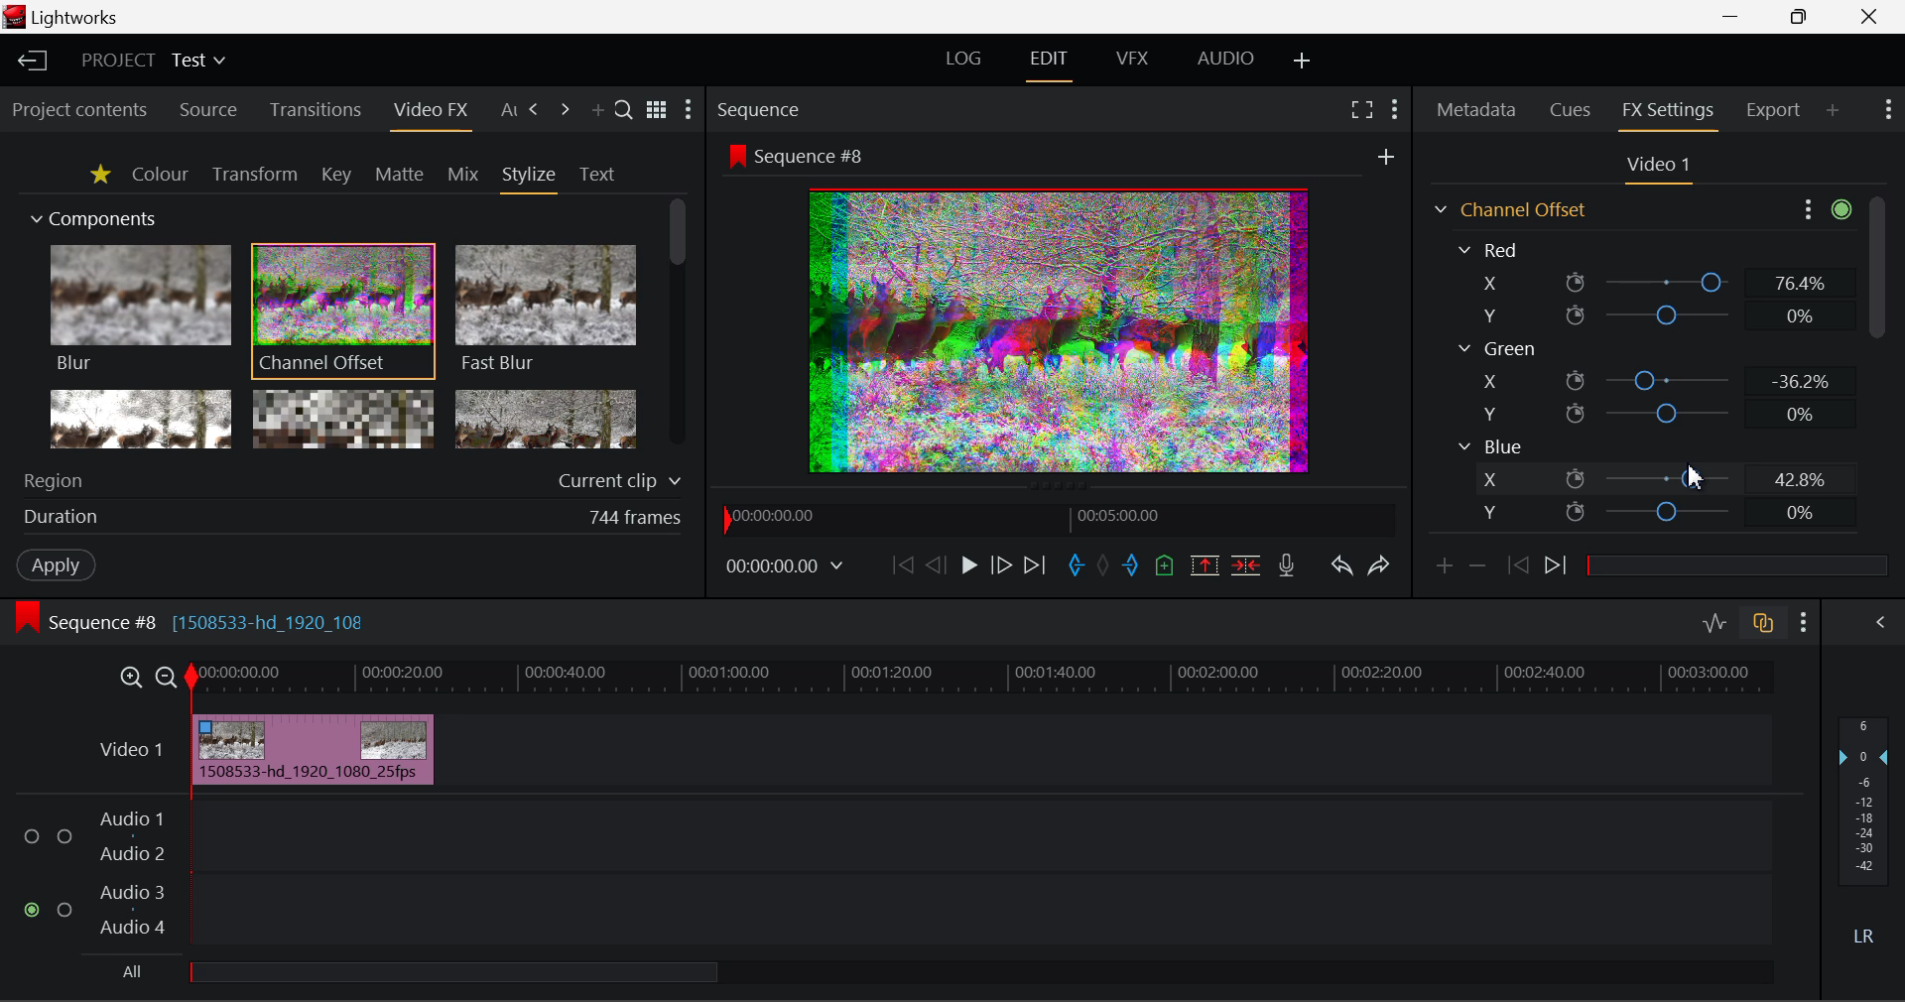  What do you see at coordinates (536, 110) in the screenshot?
I see `Next Tab` at bounding box center [536, 110].